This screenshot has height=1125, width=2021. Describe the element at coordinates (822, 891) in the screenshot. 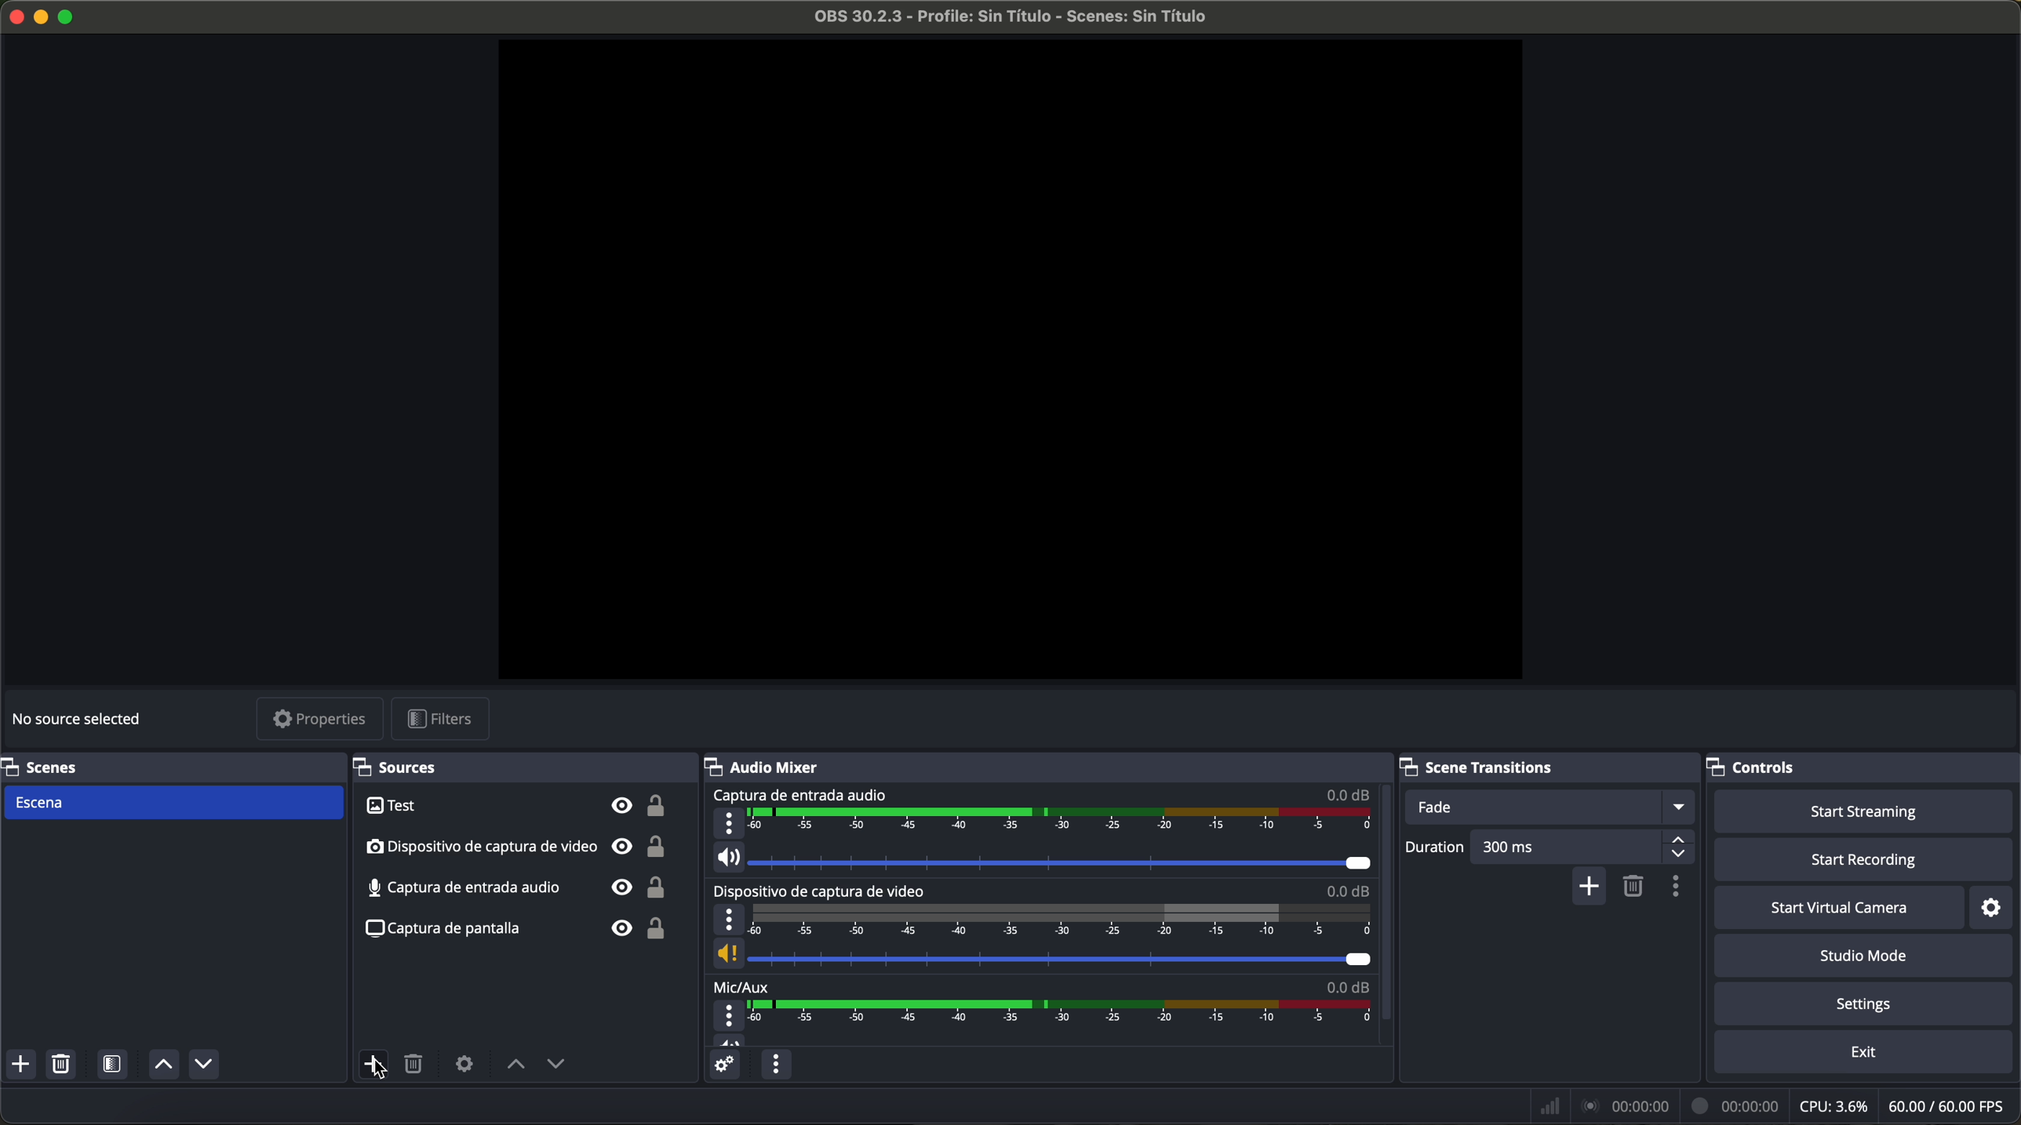

I see `video capture device` at that location.